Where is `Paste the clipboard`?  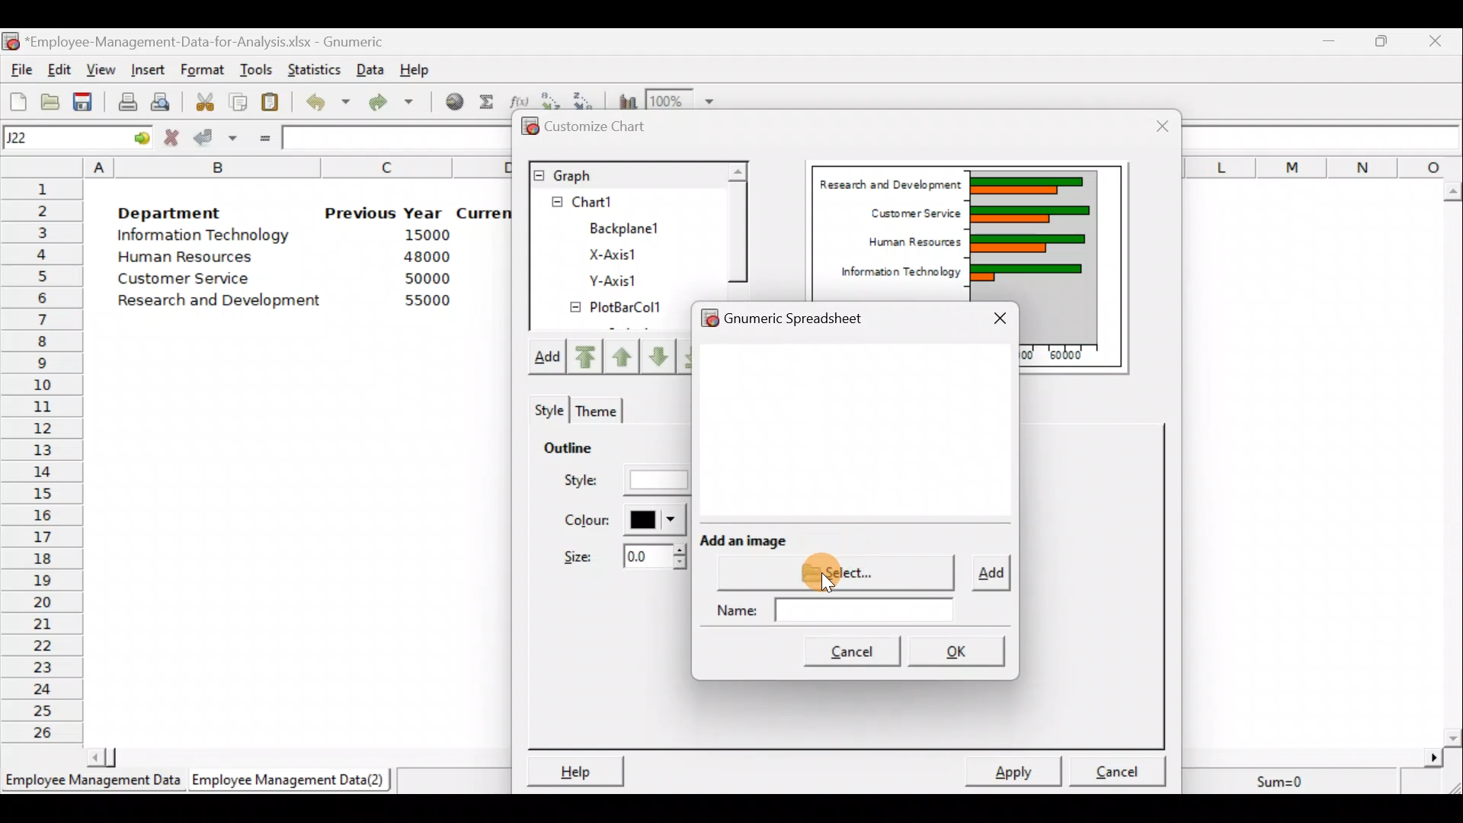 Paste the clipboard is located at coordinates (274, 104).